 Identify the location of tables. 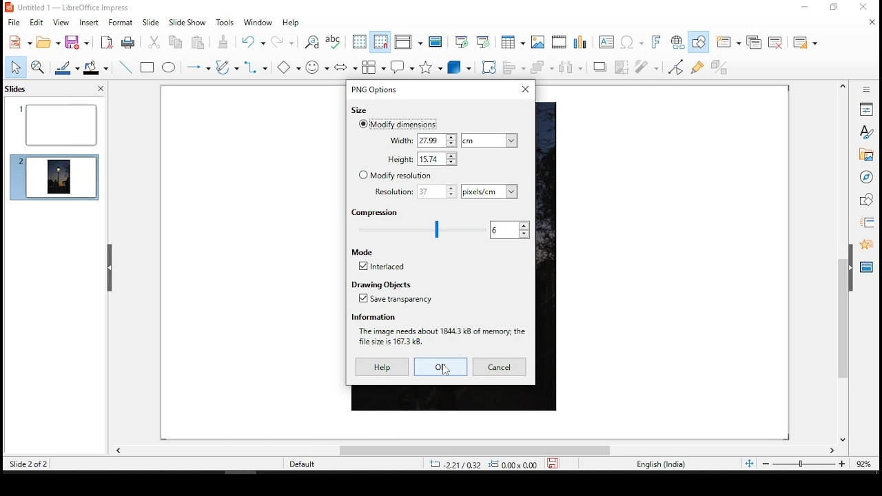
(512, 41).